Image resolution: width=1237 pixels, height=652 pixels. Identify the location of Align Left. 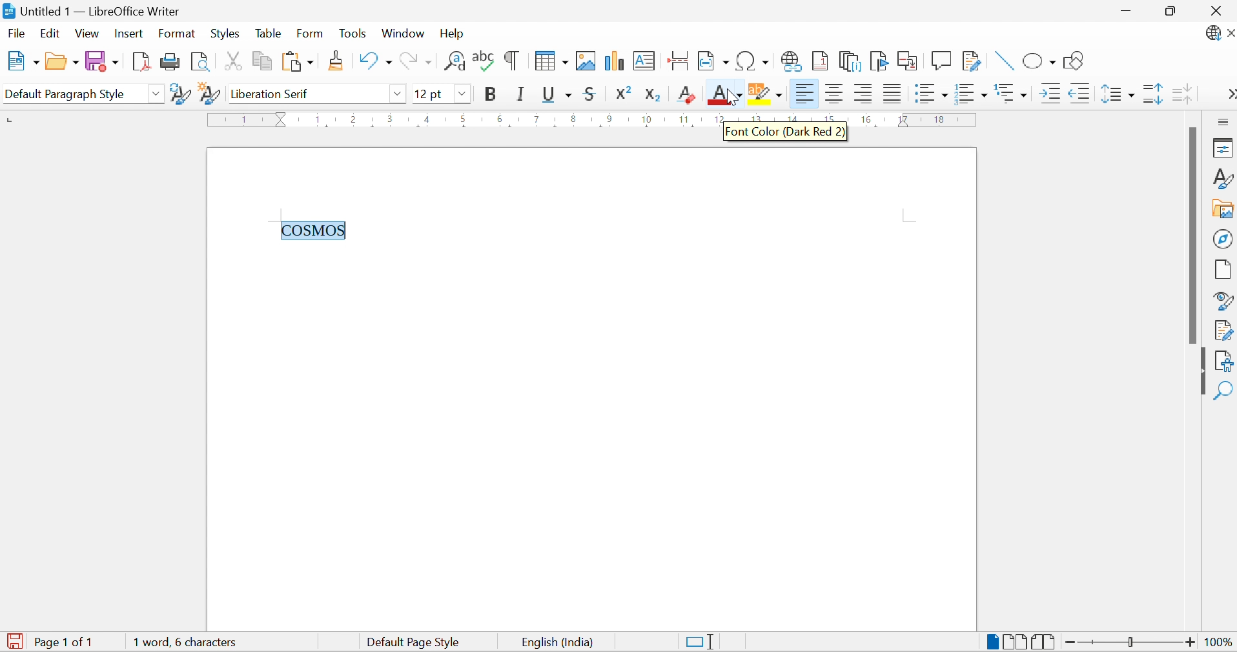
(864, 94).